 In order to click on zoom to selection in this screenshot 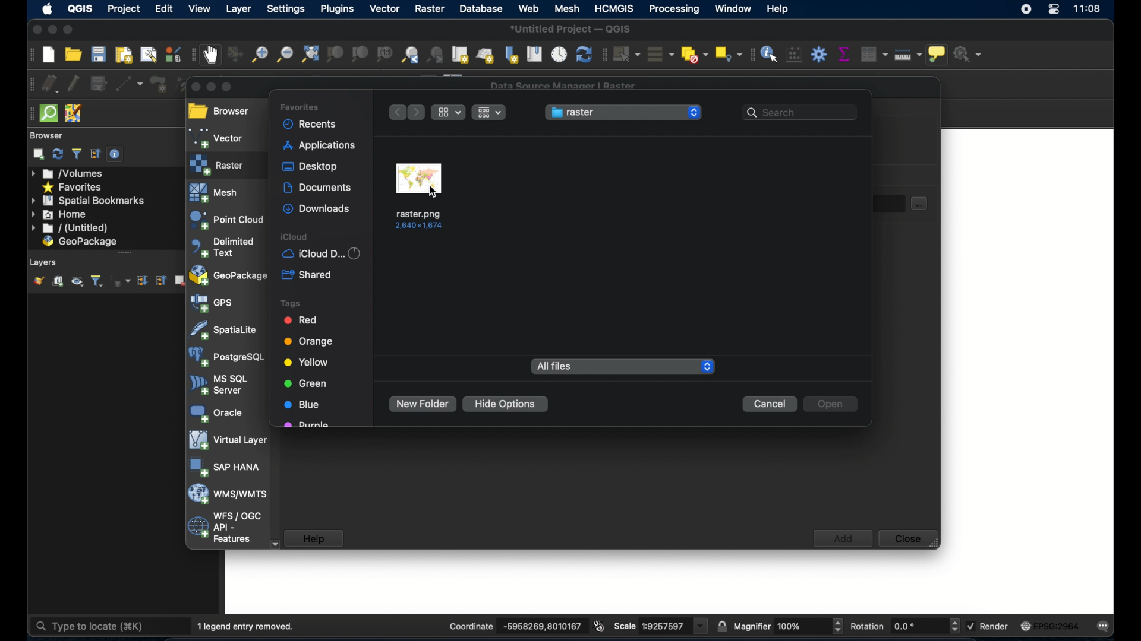, I will do `click(335, 54)`.